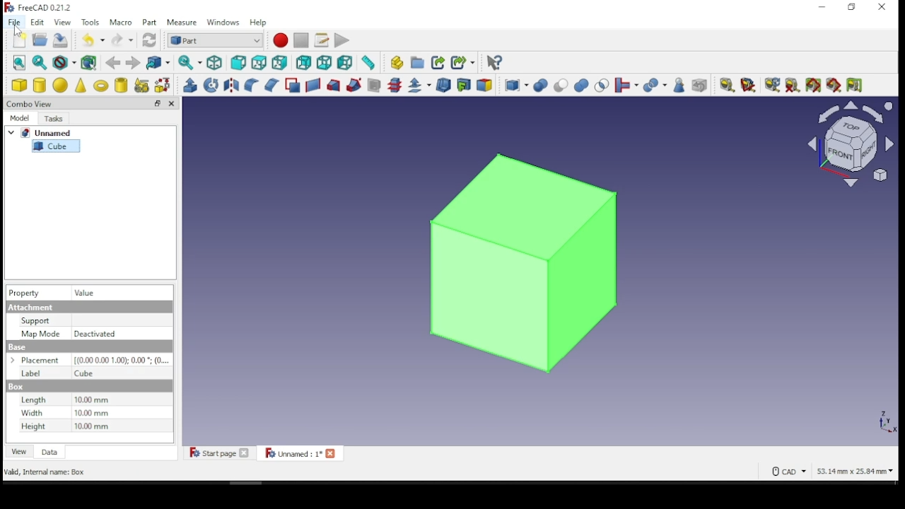 The image size is (905, 509). Describe the element at coordinates (31, 103) in the screenshot. I see `combo view` at that location.